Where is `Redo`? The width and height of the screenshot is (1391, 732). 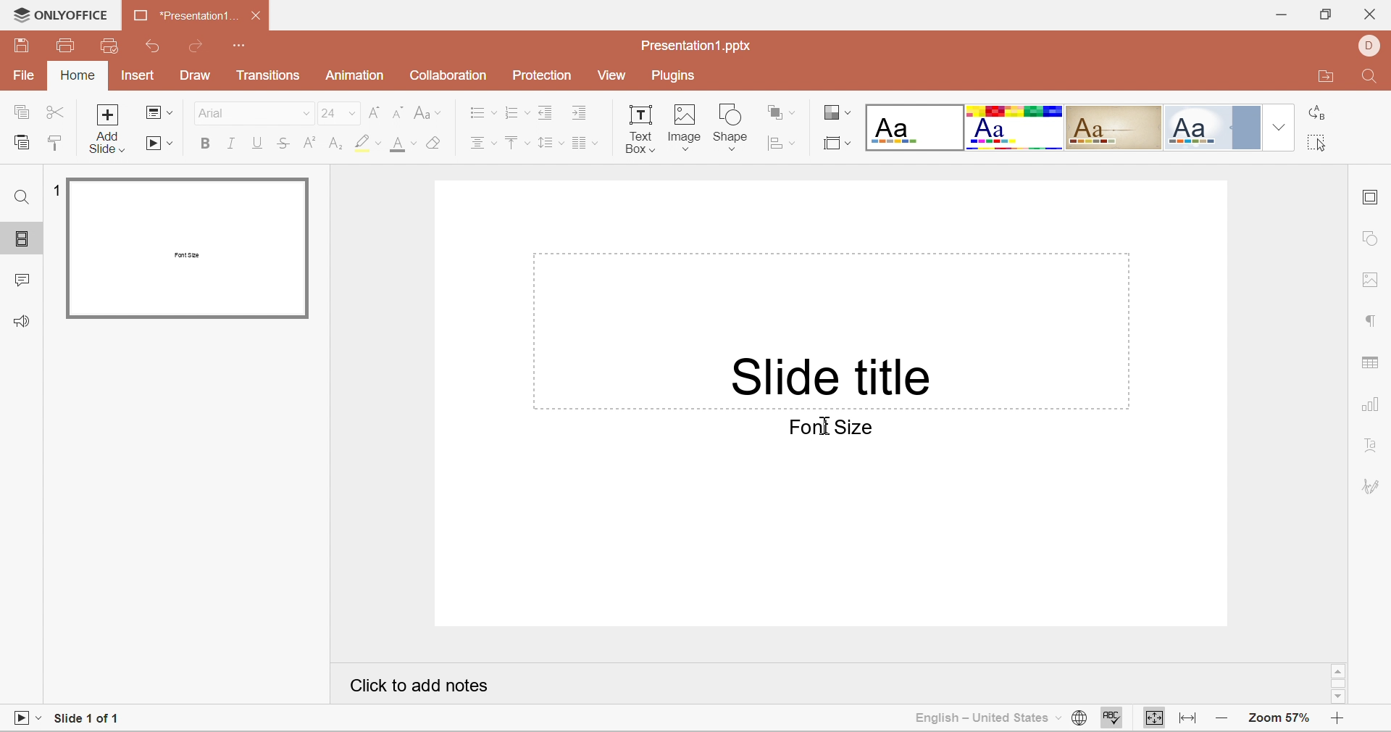 Redo is located at coordinates (199, 46).